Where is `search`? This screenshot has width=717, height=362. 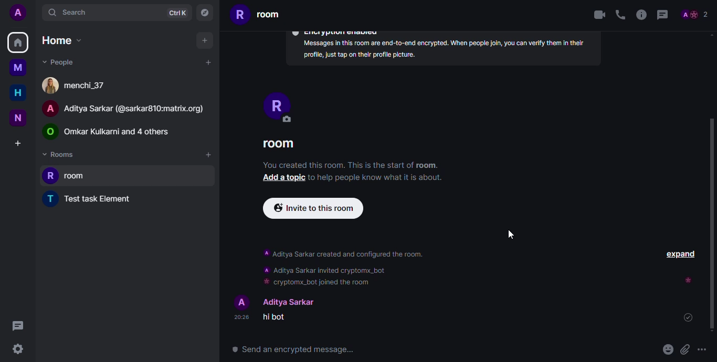 search is located at coordinates (69, 12).